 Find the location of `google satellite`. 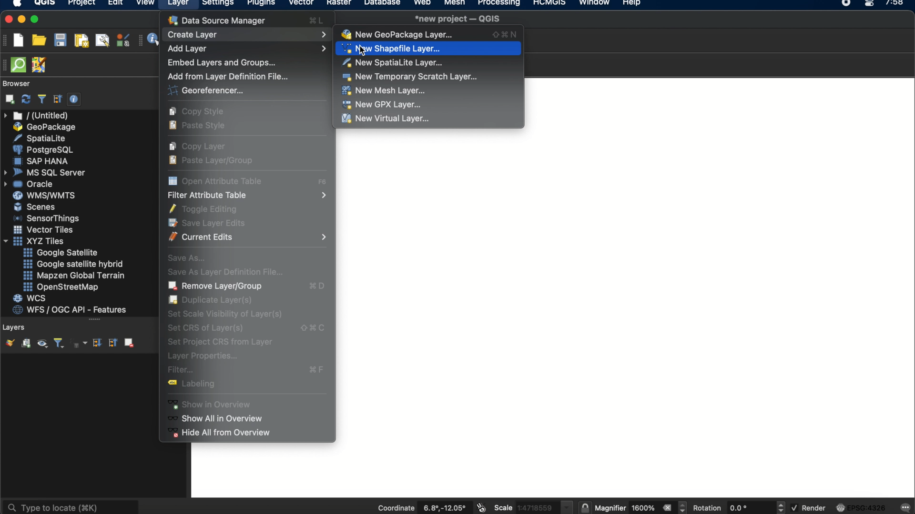

google satellite is located at coordinates (61, 253).